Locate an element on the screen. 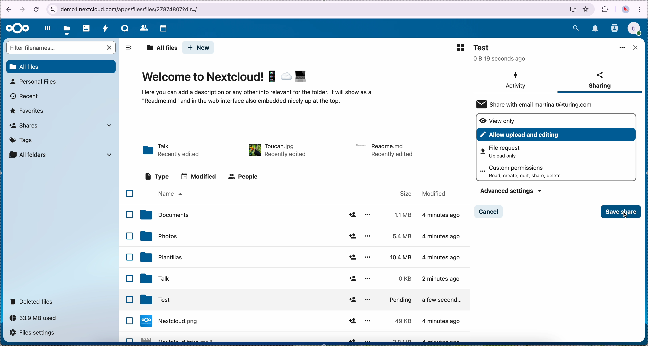  talk folder is located at coordinates (172, 151).